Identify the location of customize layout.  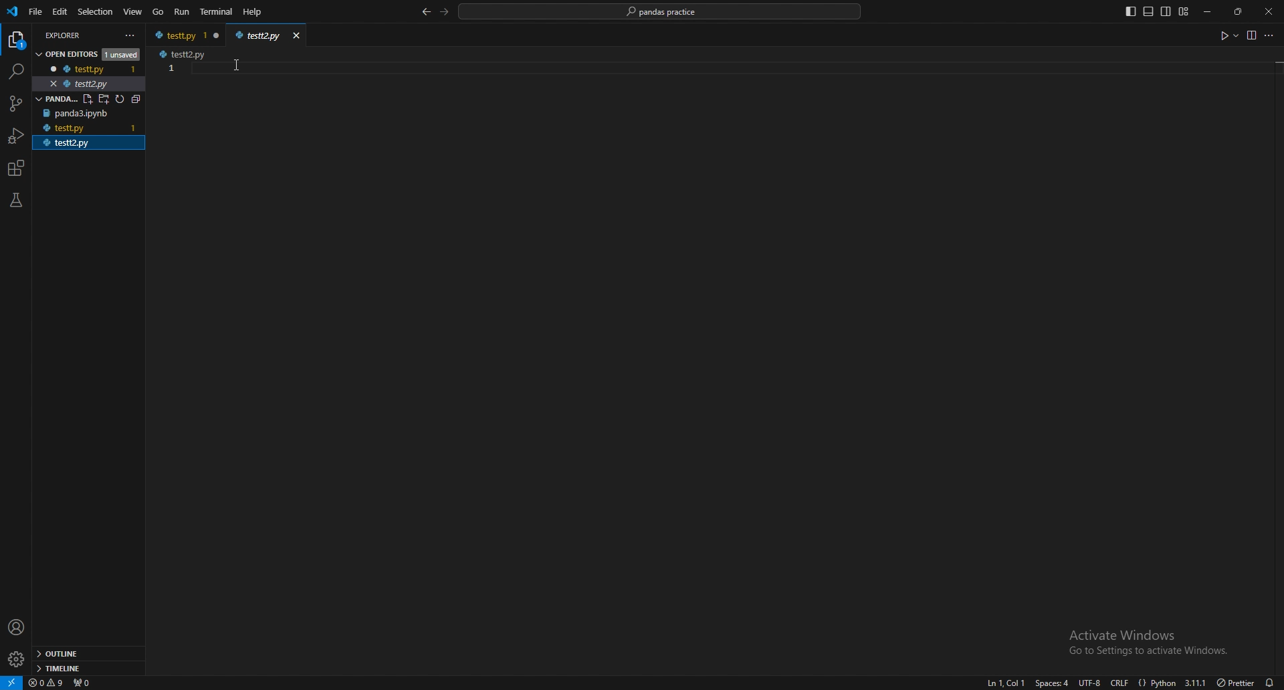
(1183, 12).